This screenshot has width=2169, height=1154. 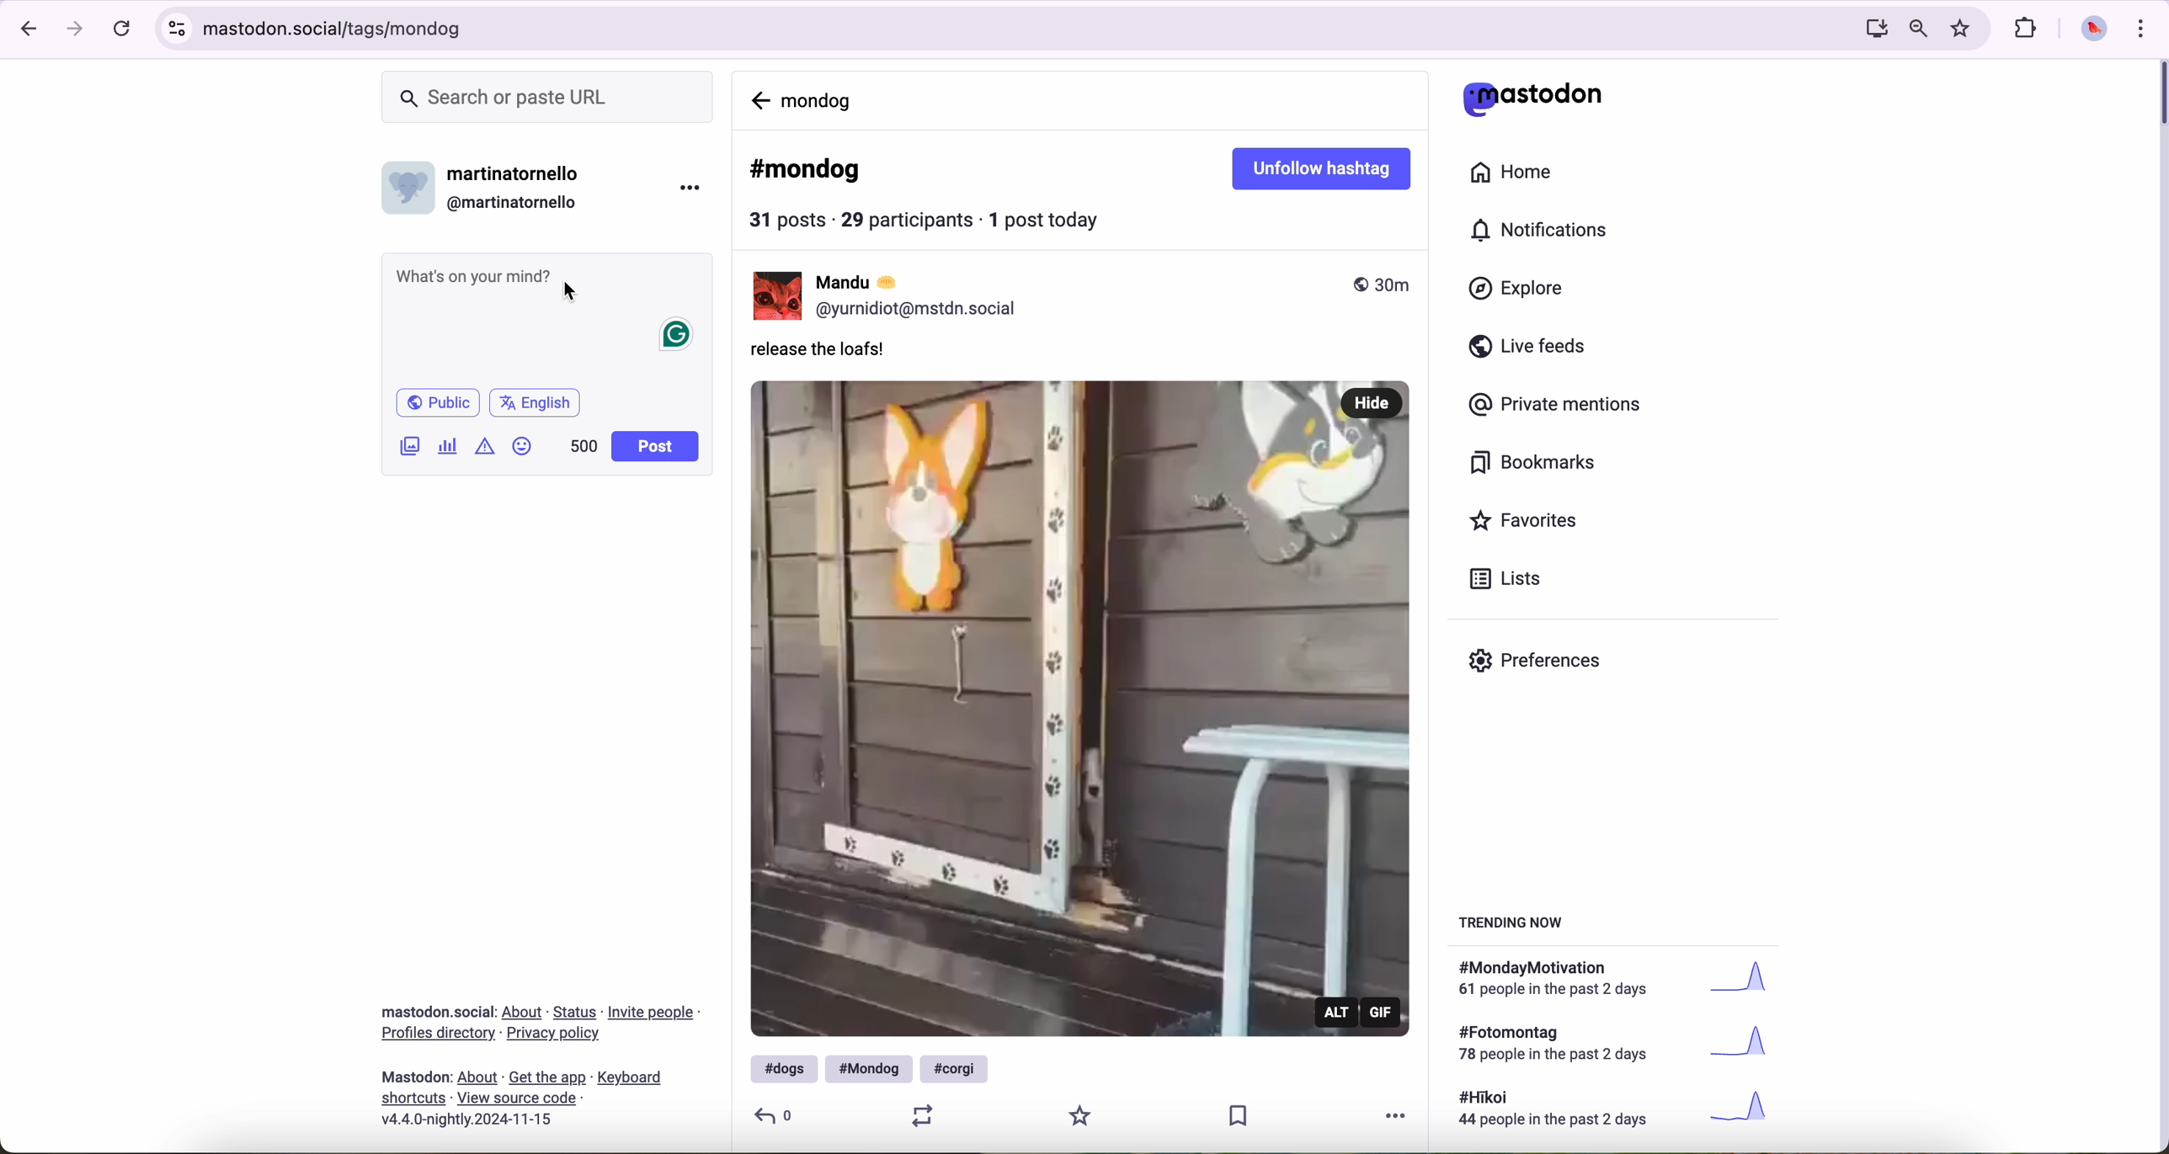 What do you see at coordinates (957, 1068) in the screenshot?
I see `#corgi` at bounding box center [957, 1068].